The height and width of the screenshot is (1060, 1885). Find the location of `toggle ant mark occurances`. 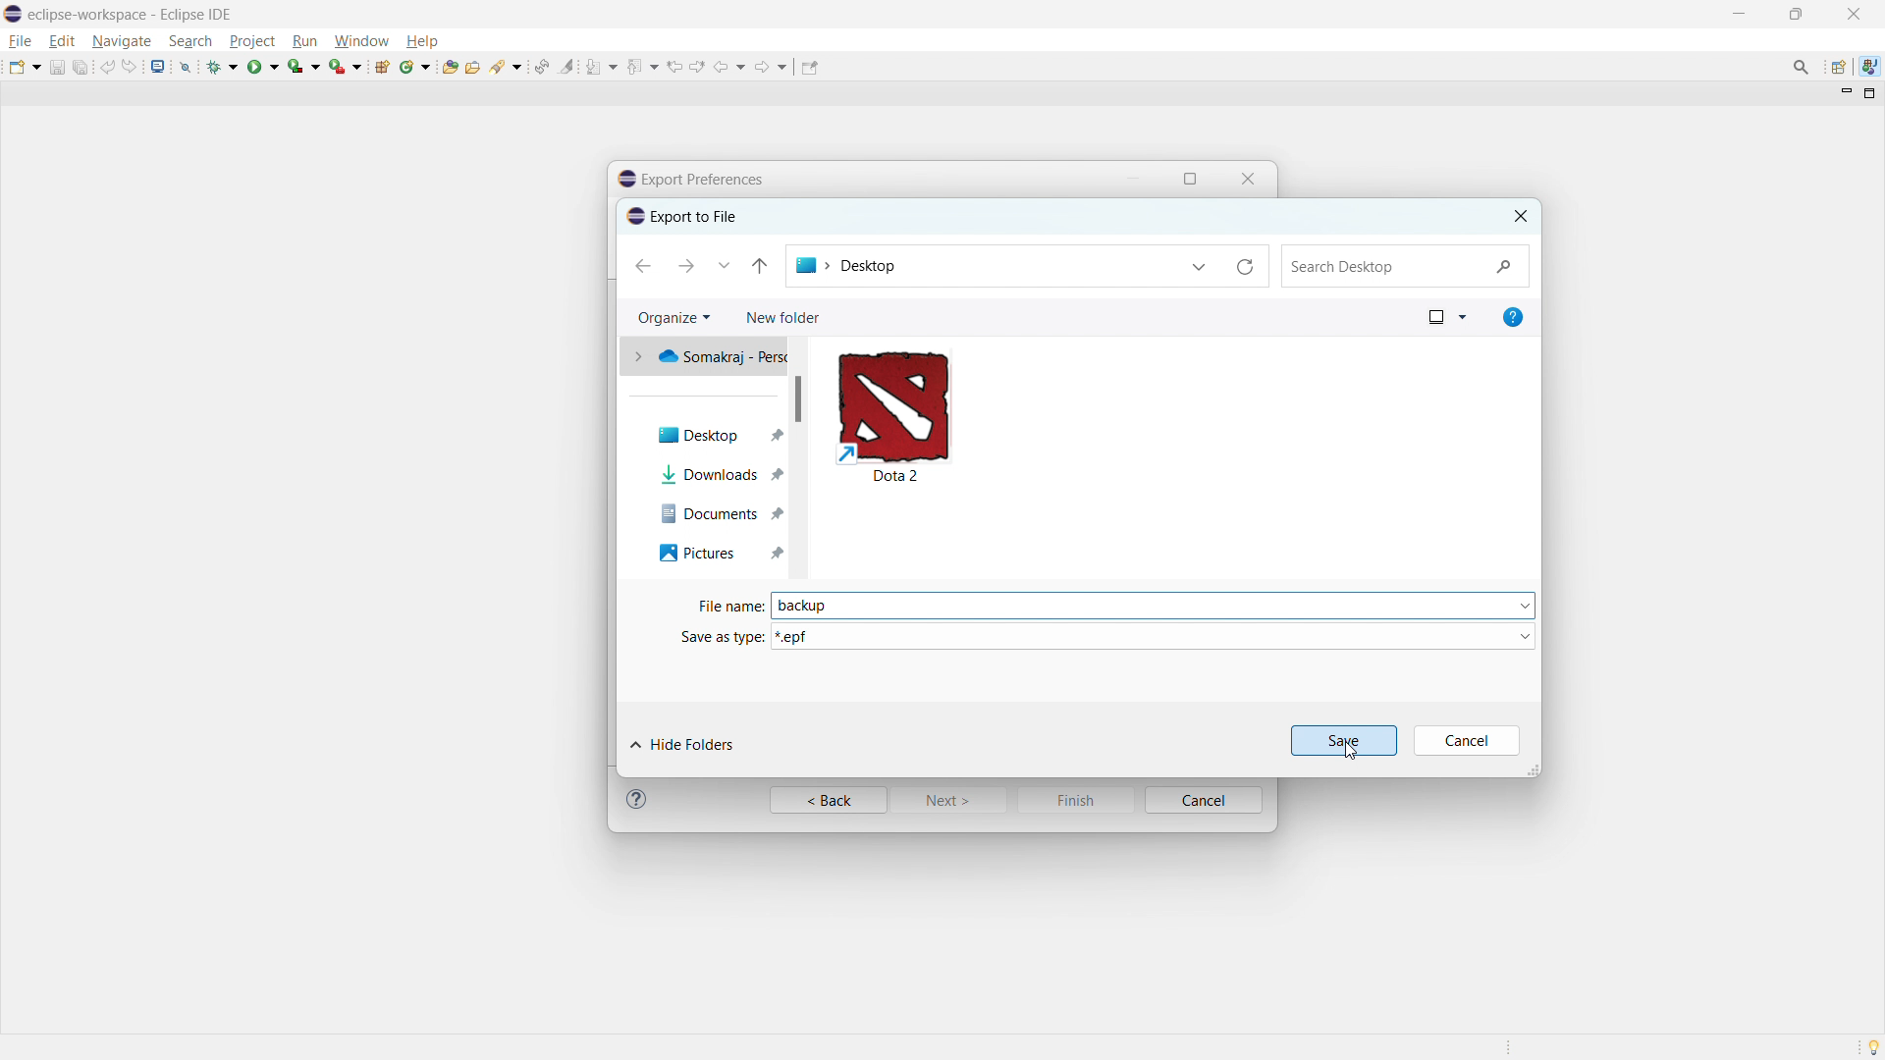

toggle ant mark occurances is located at coordinates (567, 66).